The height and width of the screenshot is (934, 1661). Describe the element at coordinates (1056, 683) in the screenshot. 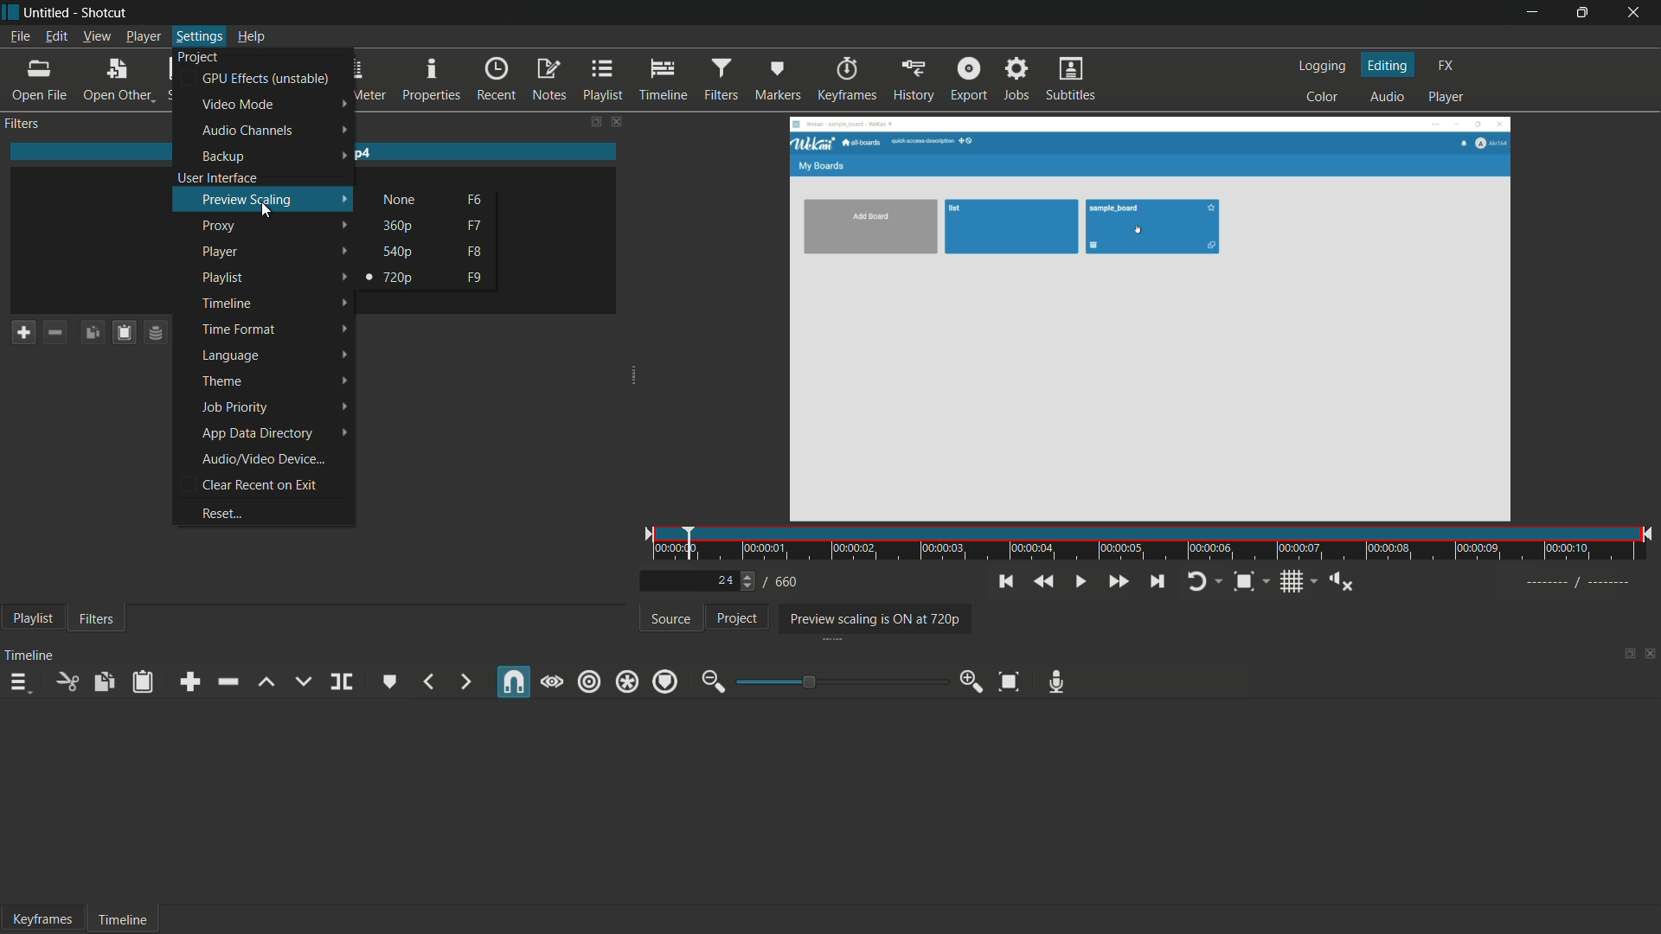

I see `record audio` at that location.